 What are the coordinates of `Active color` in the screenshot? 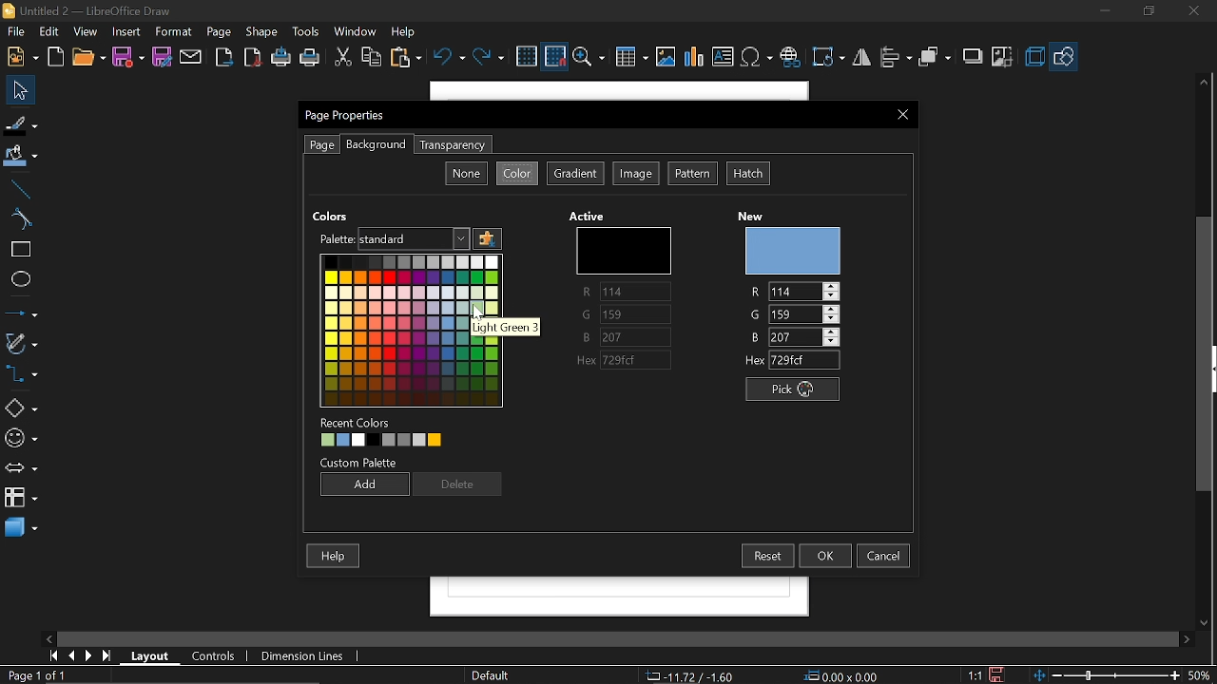 It's located at (620, 250).